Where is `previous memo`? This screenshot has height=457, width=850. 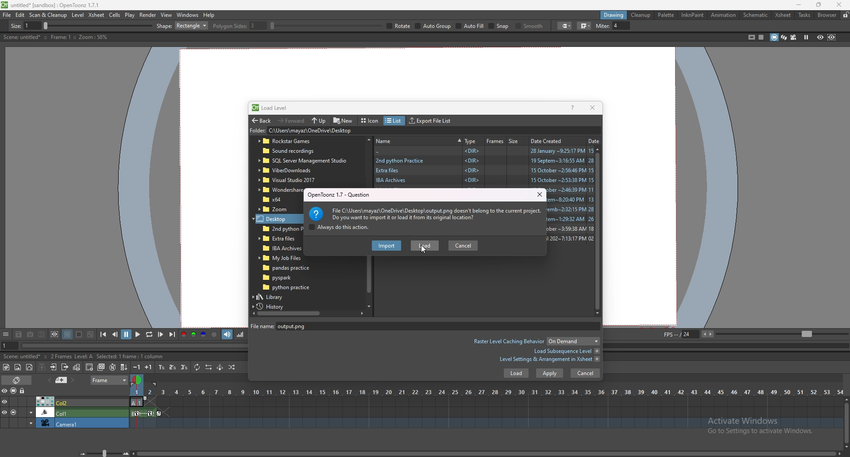 previous memo is located at coordinates (48, 380).